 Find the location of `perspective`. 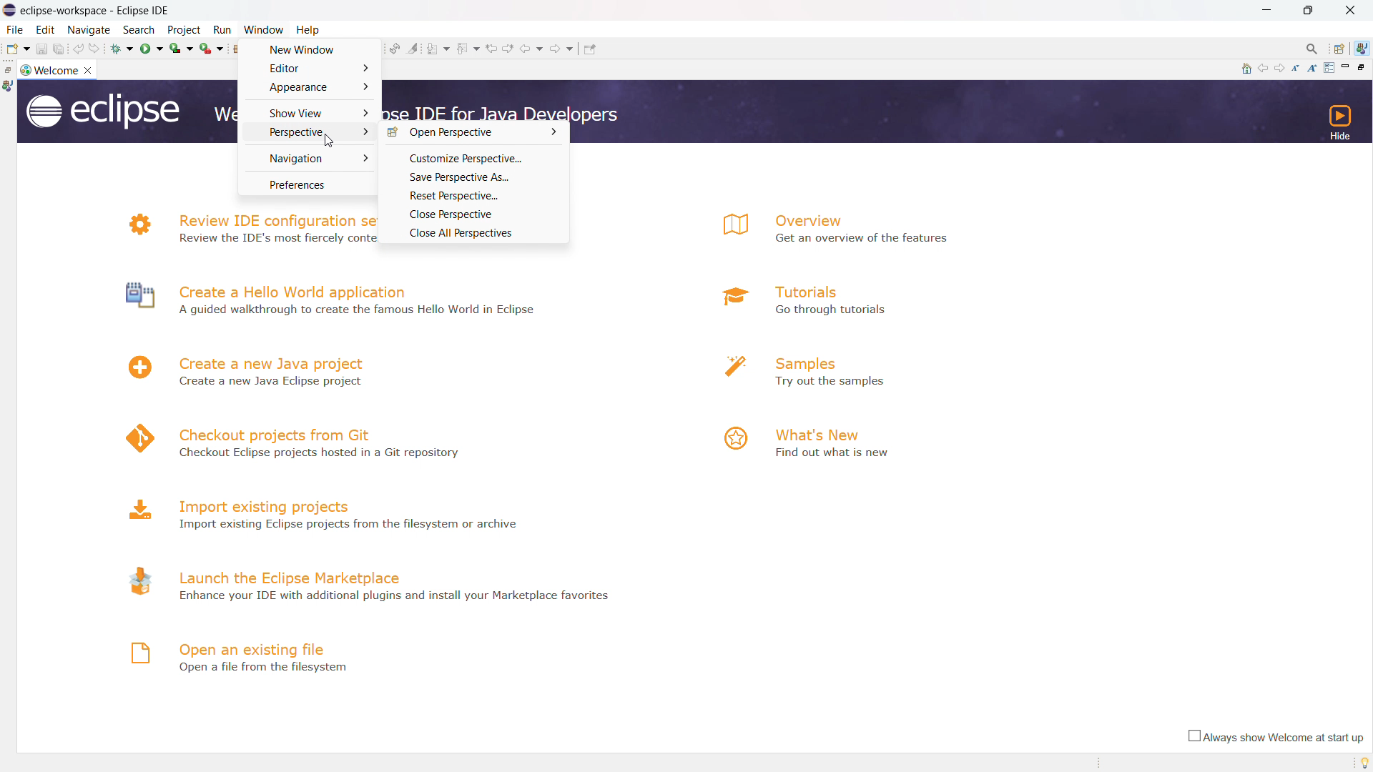

perspective is located at coordinates (307, 134).